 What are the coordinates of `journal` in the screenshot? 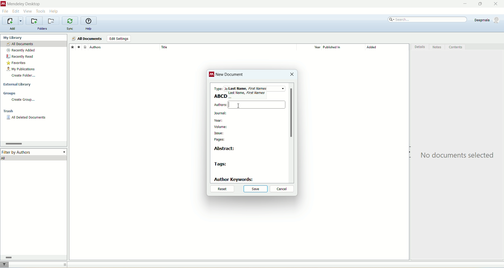 It's located at (221, 113).